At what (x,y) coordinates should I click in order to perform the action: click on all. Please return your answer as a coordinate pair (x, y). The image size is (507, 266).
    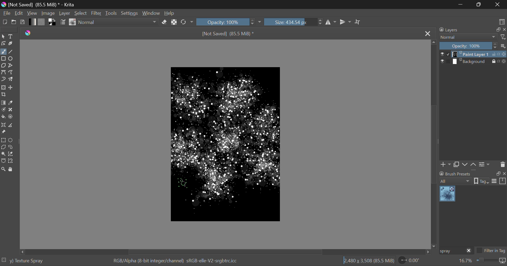
    Looking at the image, I should click on (456, 181).